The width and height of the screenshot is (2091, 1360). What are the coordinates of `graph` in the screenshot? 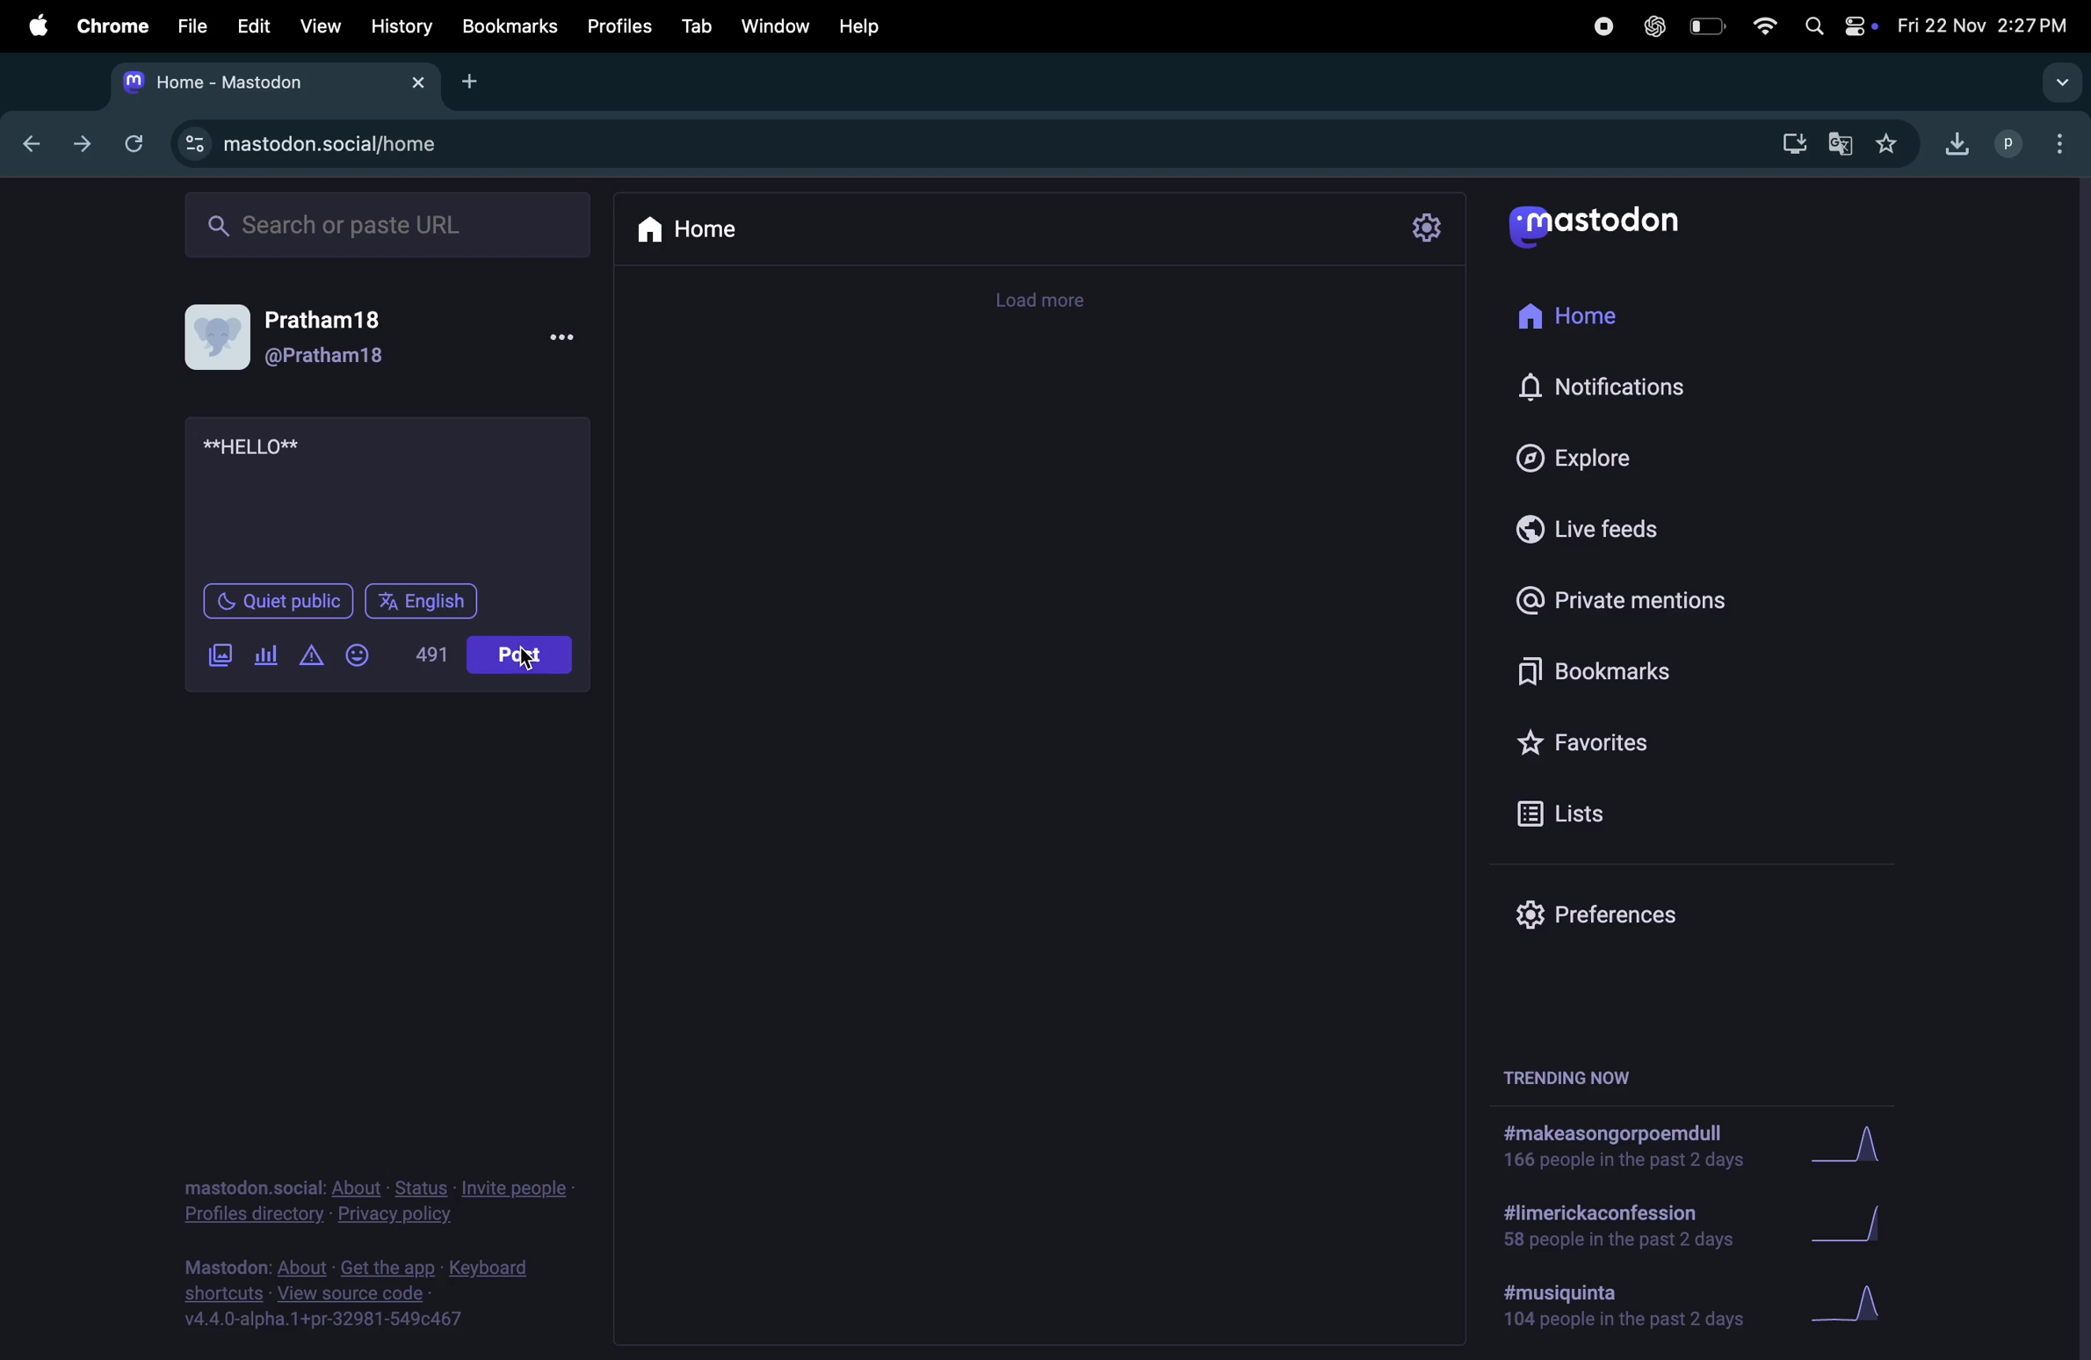 It's located at (1860, 1306).